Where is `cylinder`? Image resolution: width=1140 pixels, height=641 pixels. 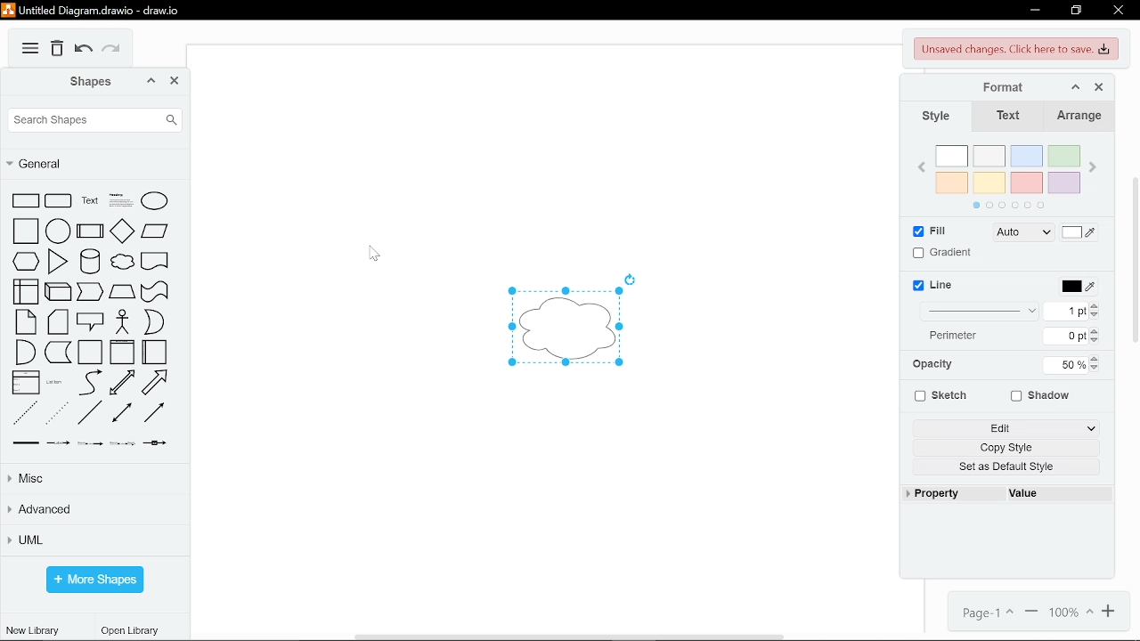
cylinder is located at coordinates (89, 262).